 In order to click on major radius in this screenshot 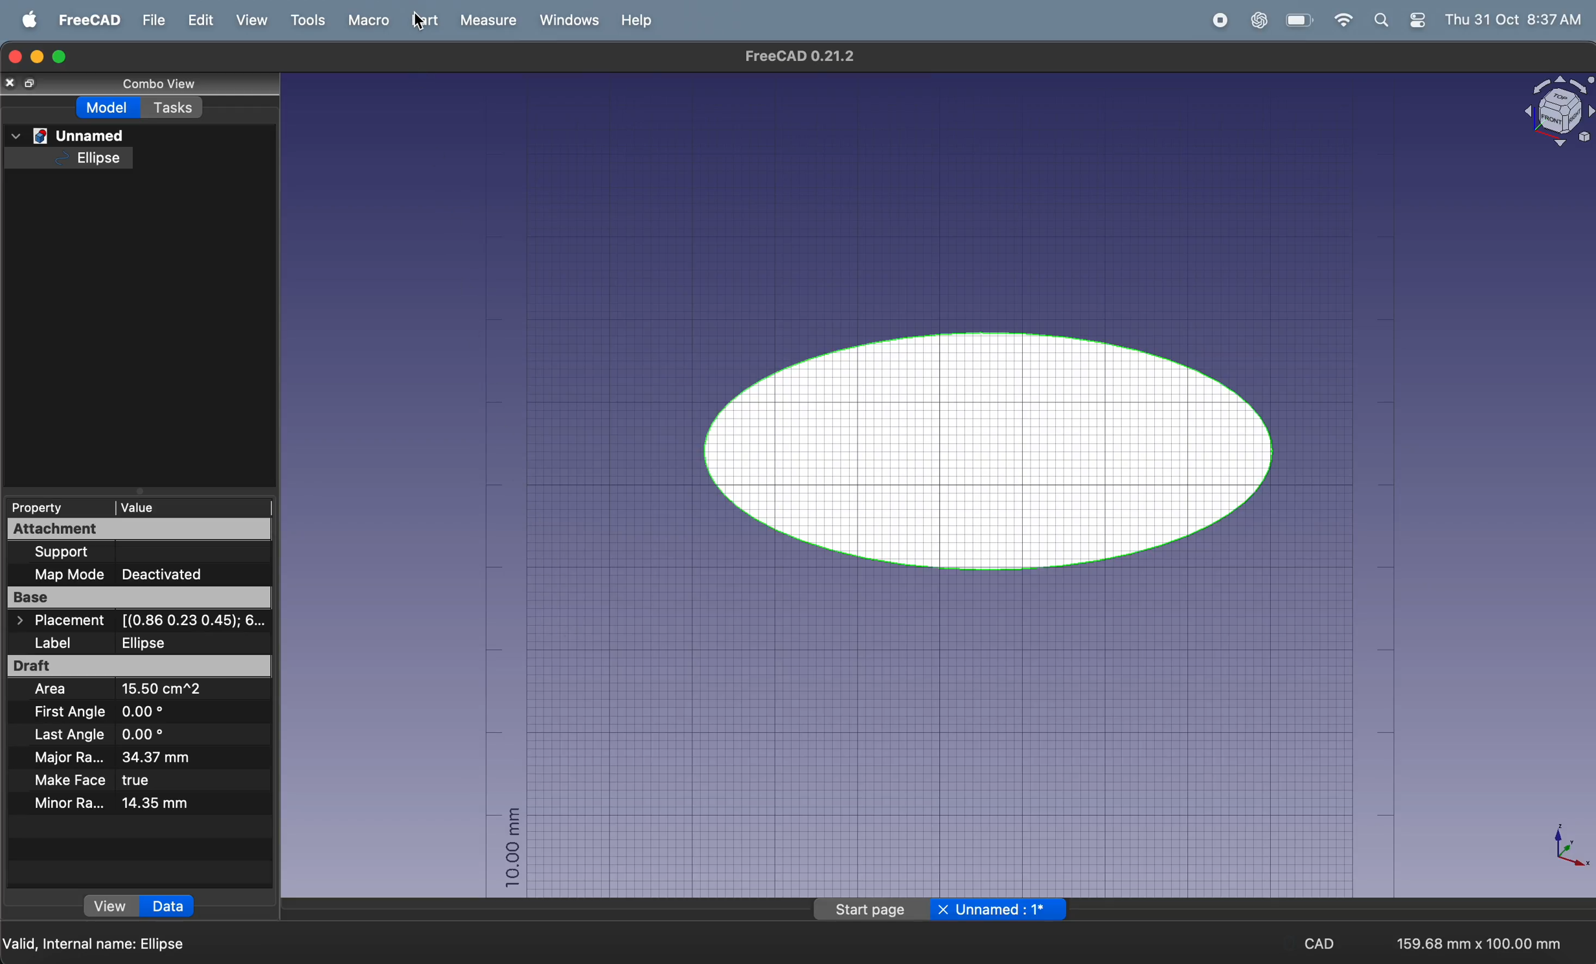, I will do `click(132, 758)`.